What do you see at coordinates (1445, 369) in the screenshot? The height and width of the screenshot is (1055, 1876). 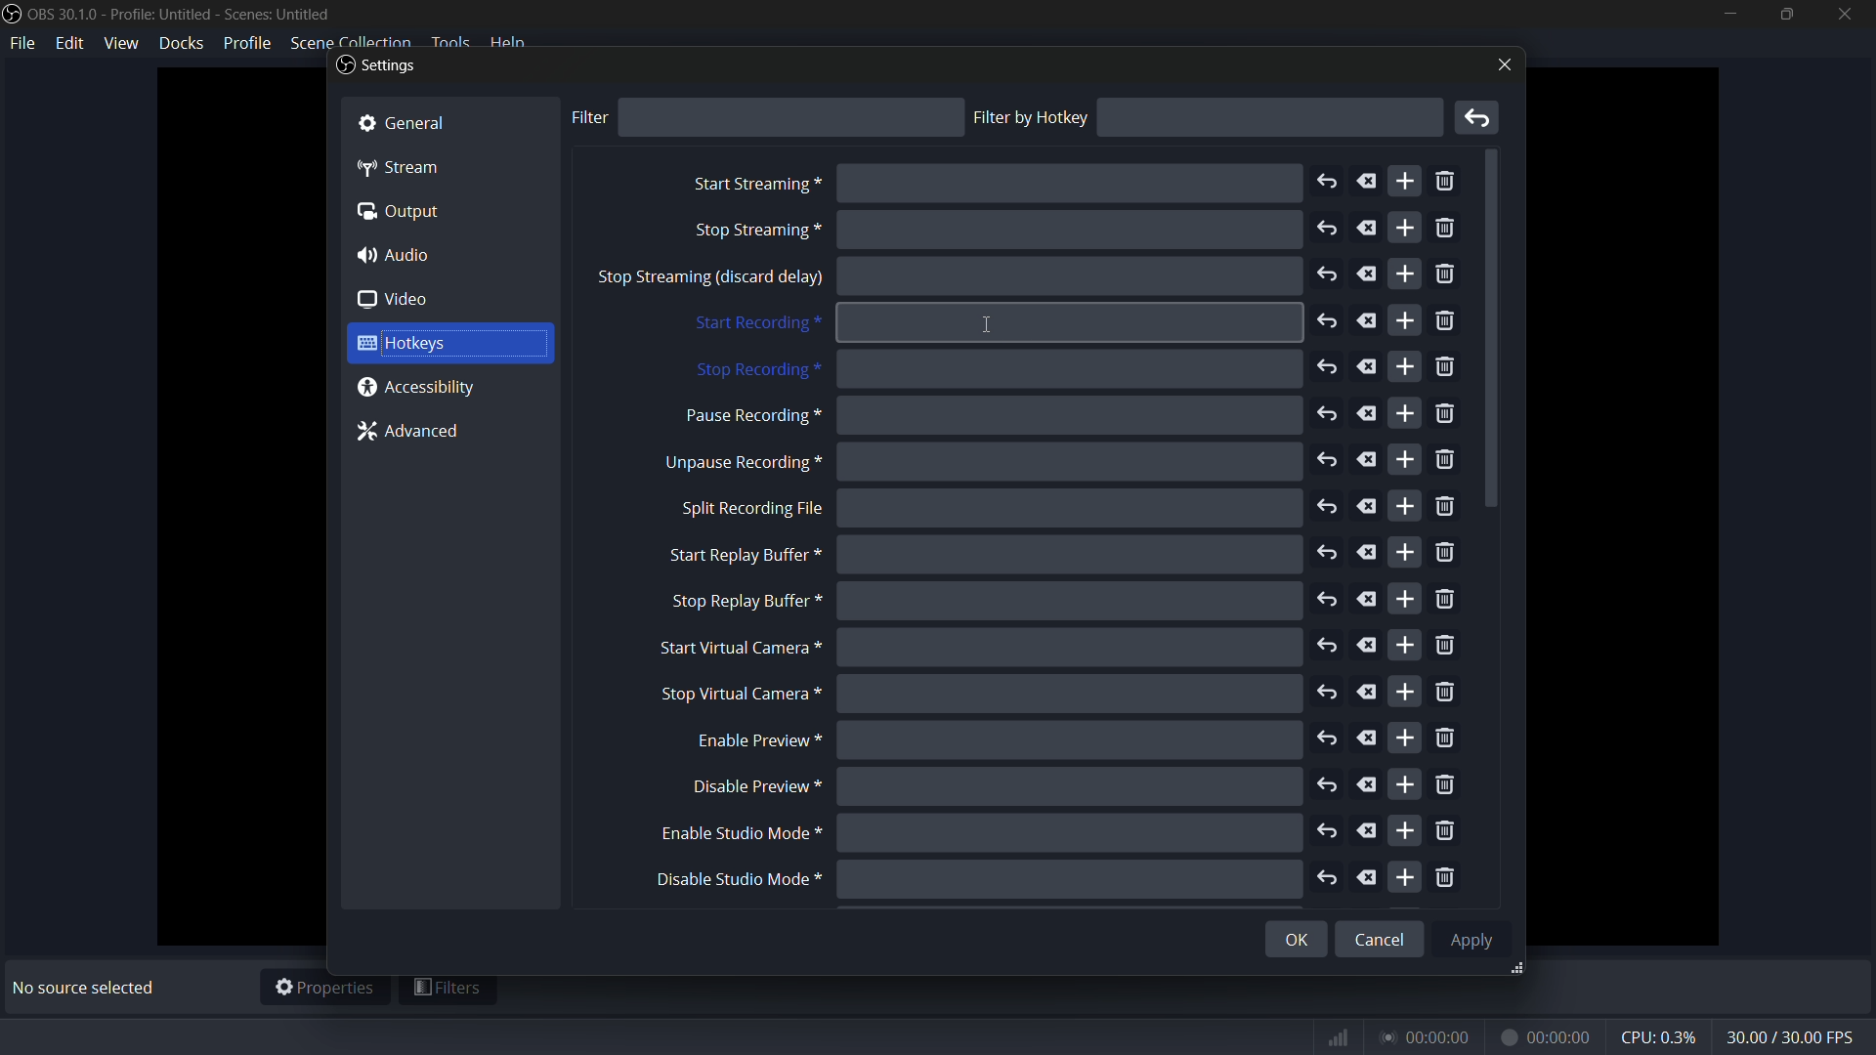 I see `remove` at bounding box center [1445, 369].